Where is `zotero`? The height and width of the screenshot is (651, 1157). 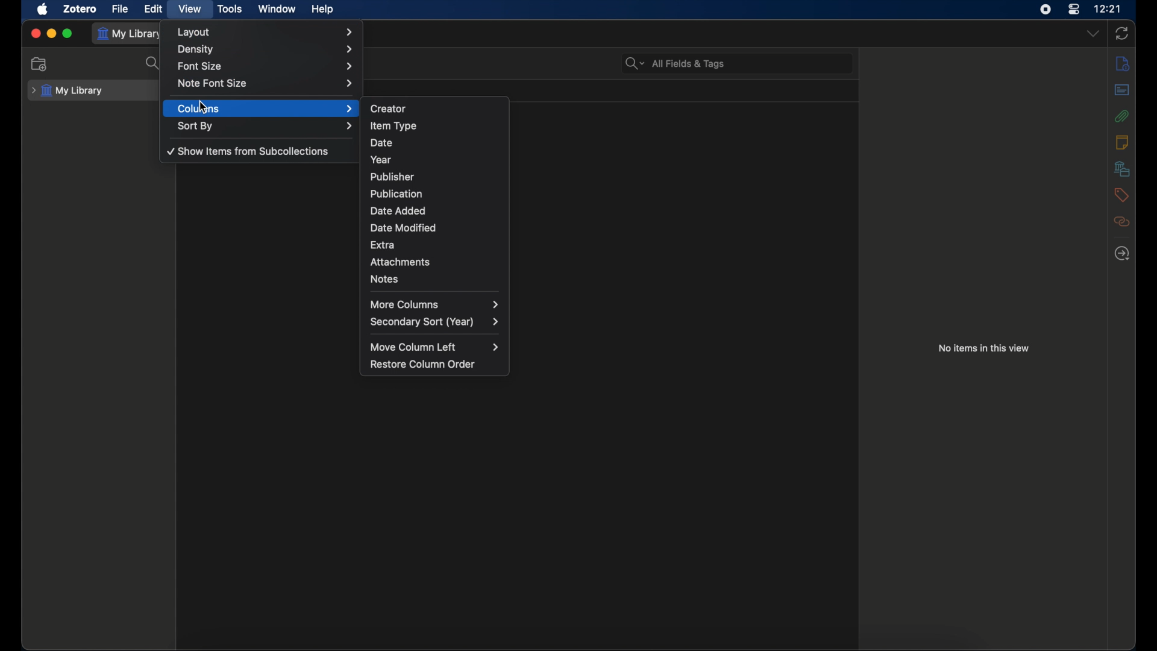 zotero is located at coordinates (80, 9).